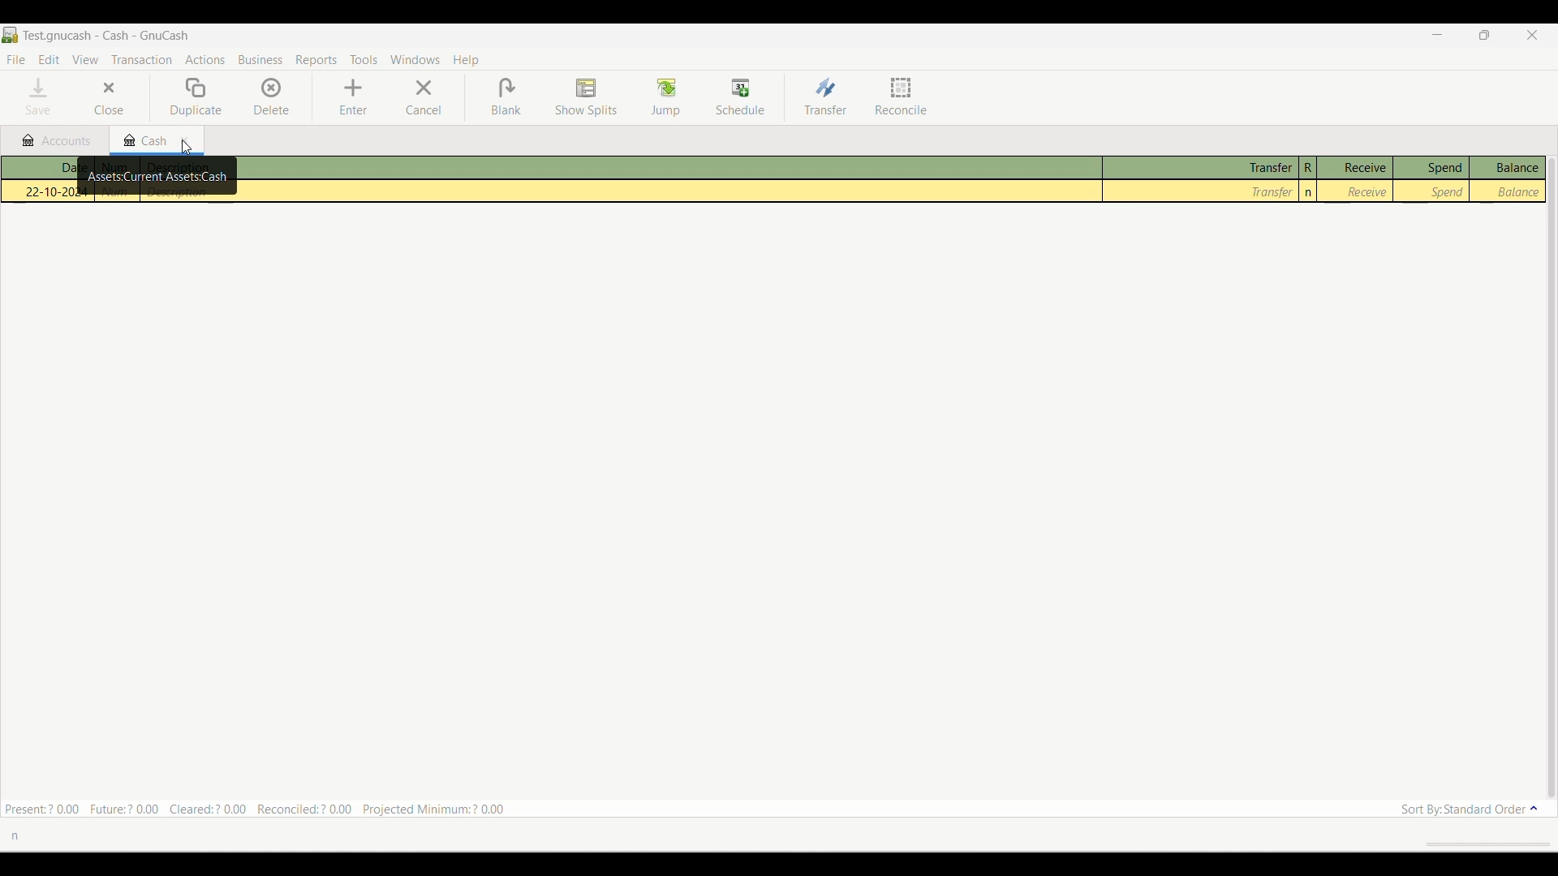 This screenshot has width=1558, height=876. Describe the element at coordinates (1531, 35) in the screenshot. I see `Close interface` at that location.